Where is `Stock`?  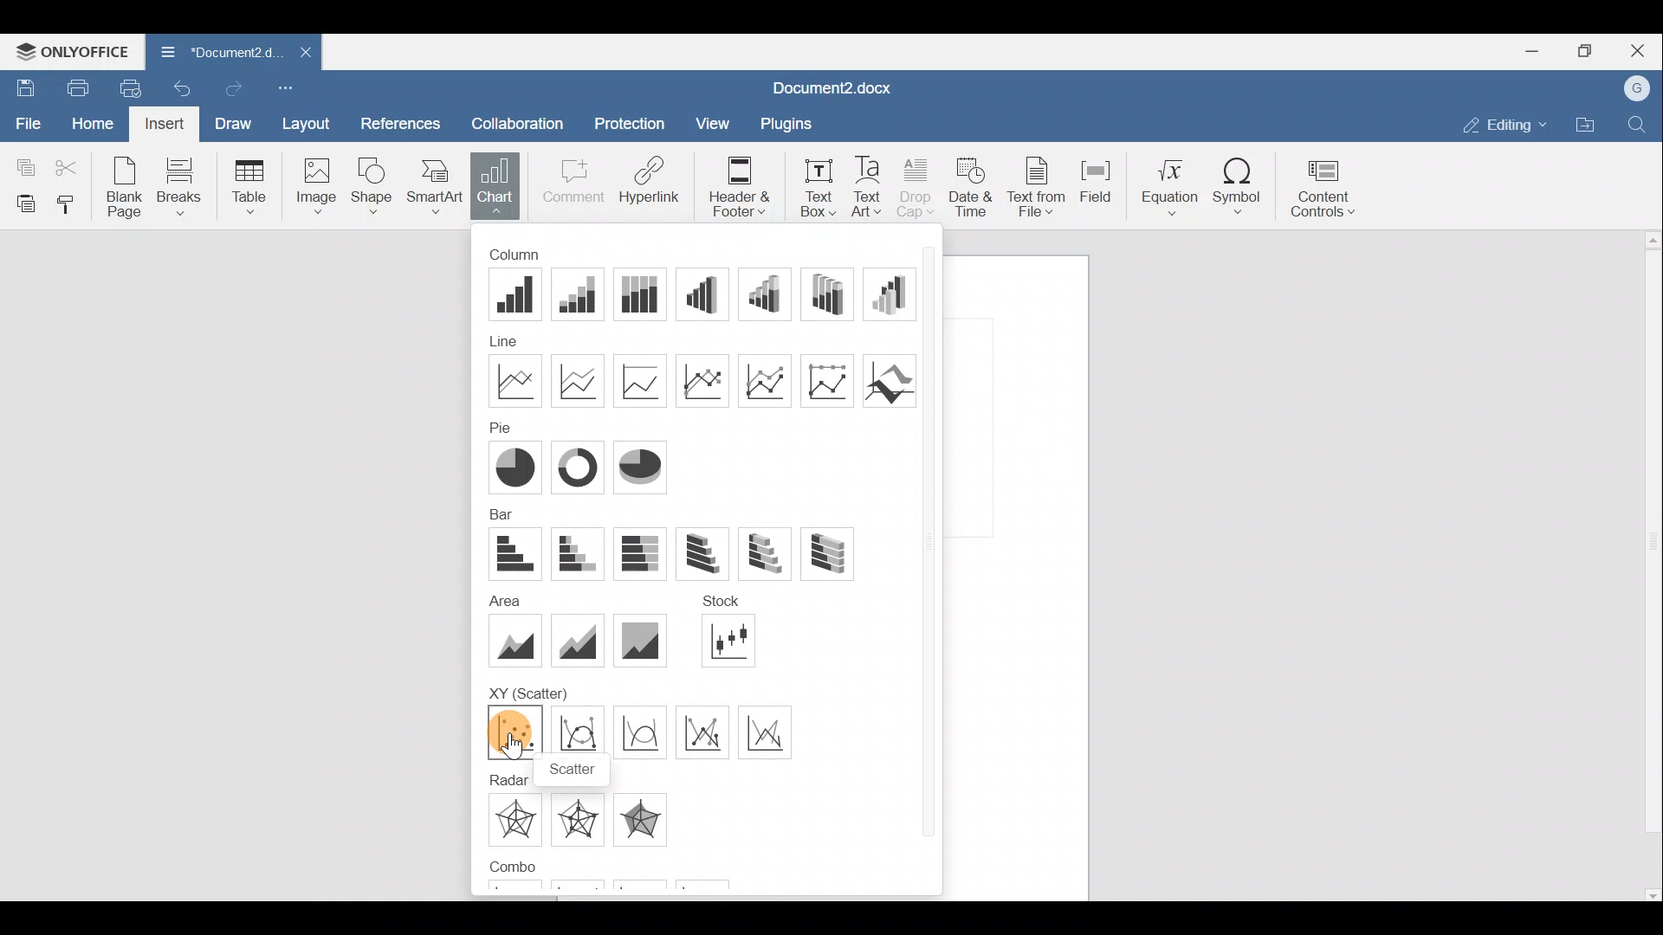
Stock is located at coordinates (727, 605).